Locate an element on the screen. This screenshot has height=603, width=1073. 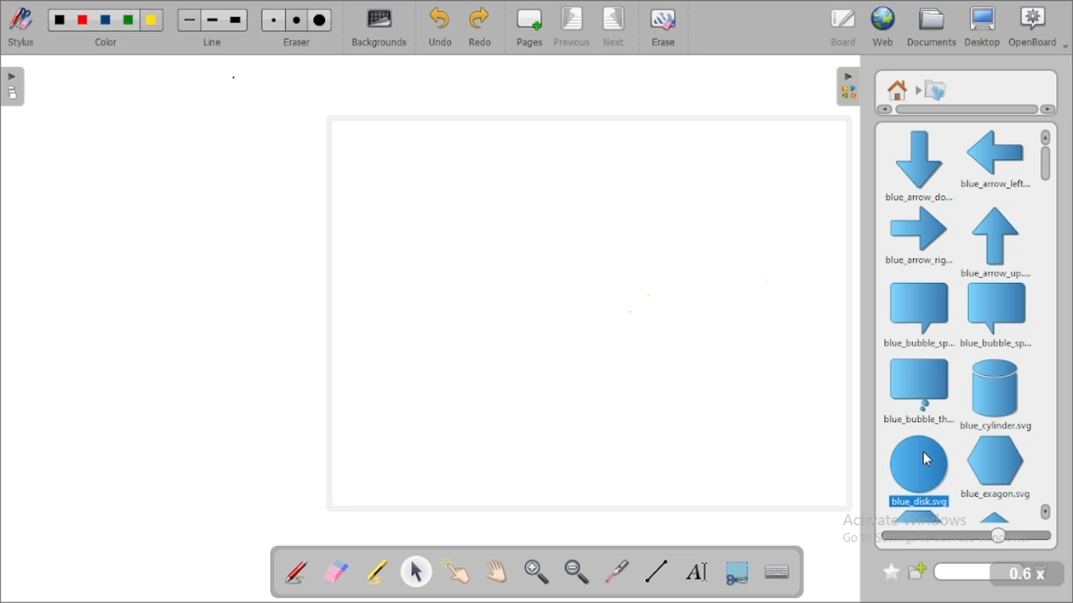
zoom in & out of shapes is located at coordinates (966, 535).